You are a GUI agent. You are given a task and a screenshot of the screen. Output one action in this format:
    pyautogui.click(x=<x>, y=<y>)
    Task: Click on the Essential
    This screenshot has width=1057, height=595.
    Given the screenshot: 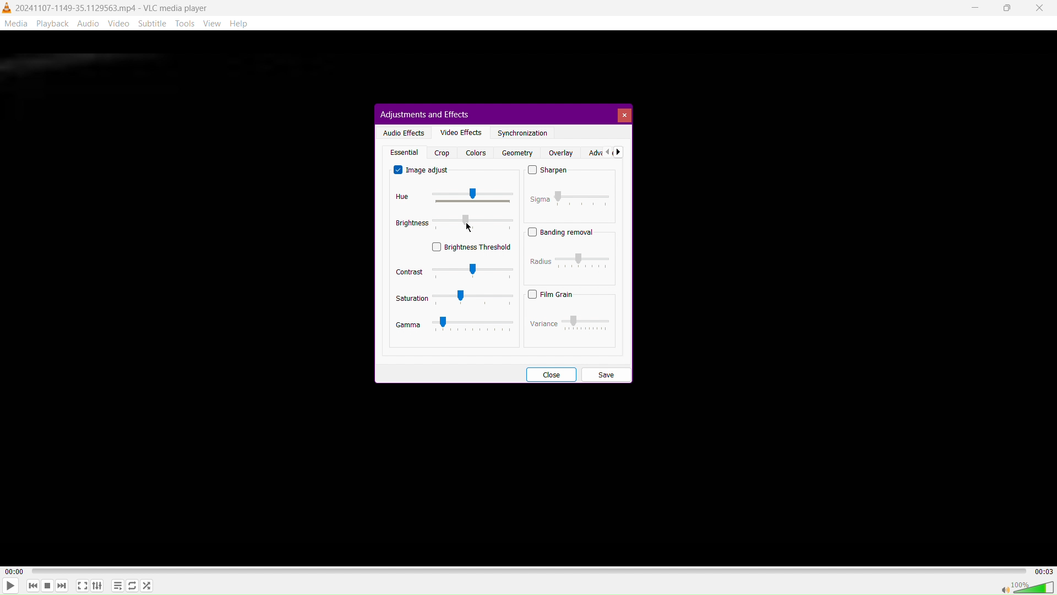 What is the action you would take?
    pyautogui.click(x=403, y=152)
    